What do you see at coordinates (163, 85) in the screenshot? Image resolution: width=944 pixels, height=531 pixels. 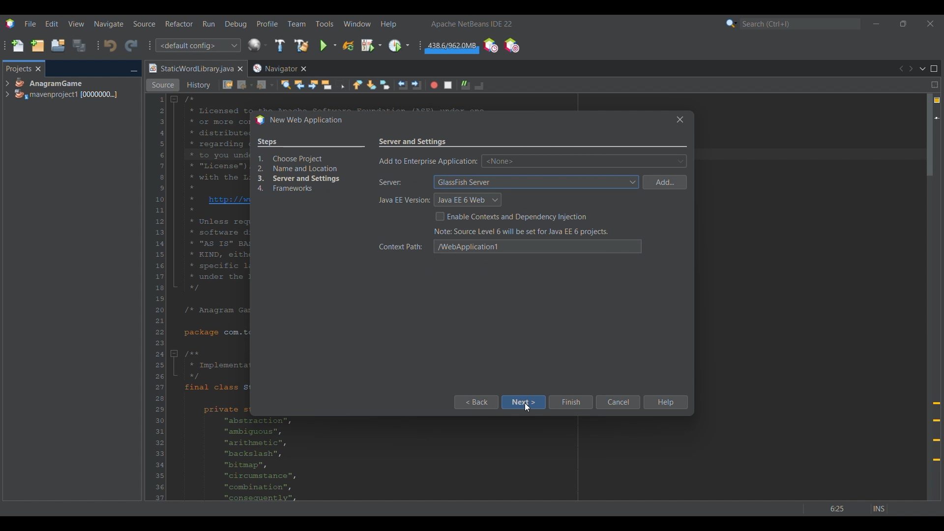 I see `Source view` at bounding box center [163, 85].